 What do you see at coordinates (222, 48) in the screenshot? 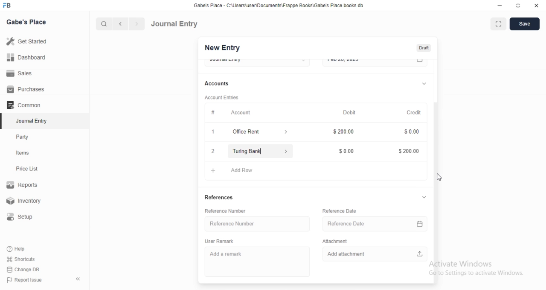
I see `New Entry` at bounding box center [222, 48].